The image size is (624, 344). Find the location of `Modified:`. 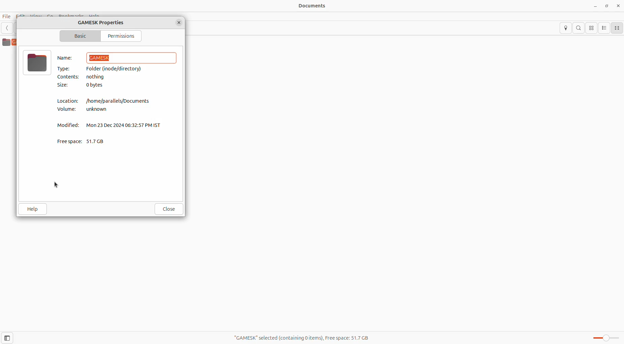

Modified: is located at coordinates (70, 125).